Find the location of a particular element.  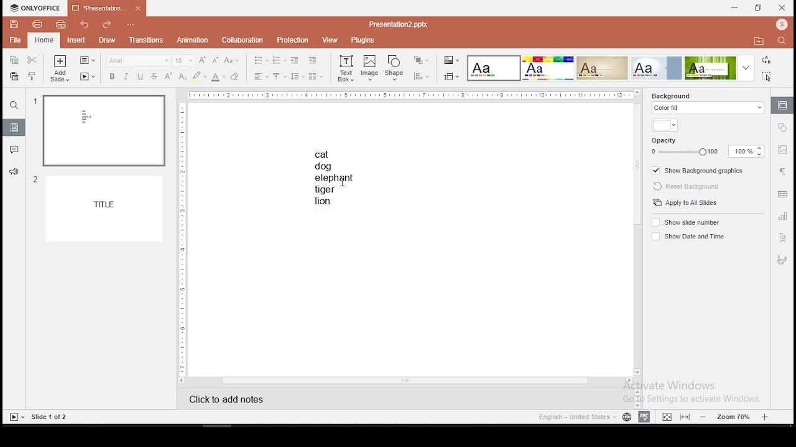

theme  is located at coordinates (657, 68).